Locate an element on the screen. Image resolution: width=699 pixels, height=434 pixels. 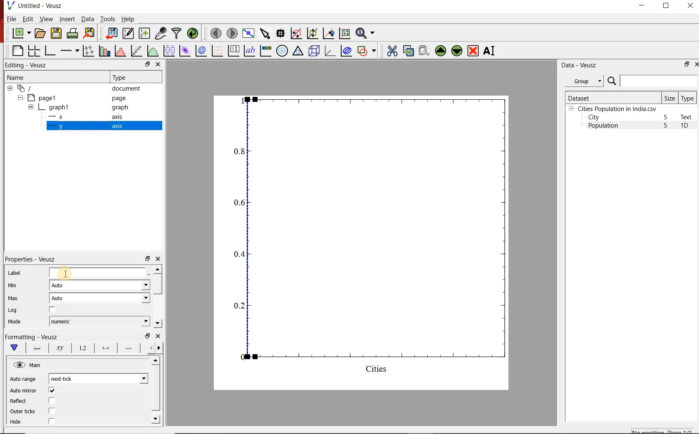
plot bar charts is located at coordinates (103, 51).